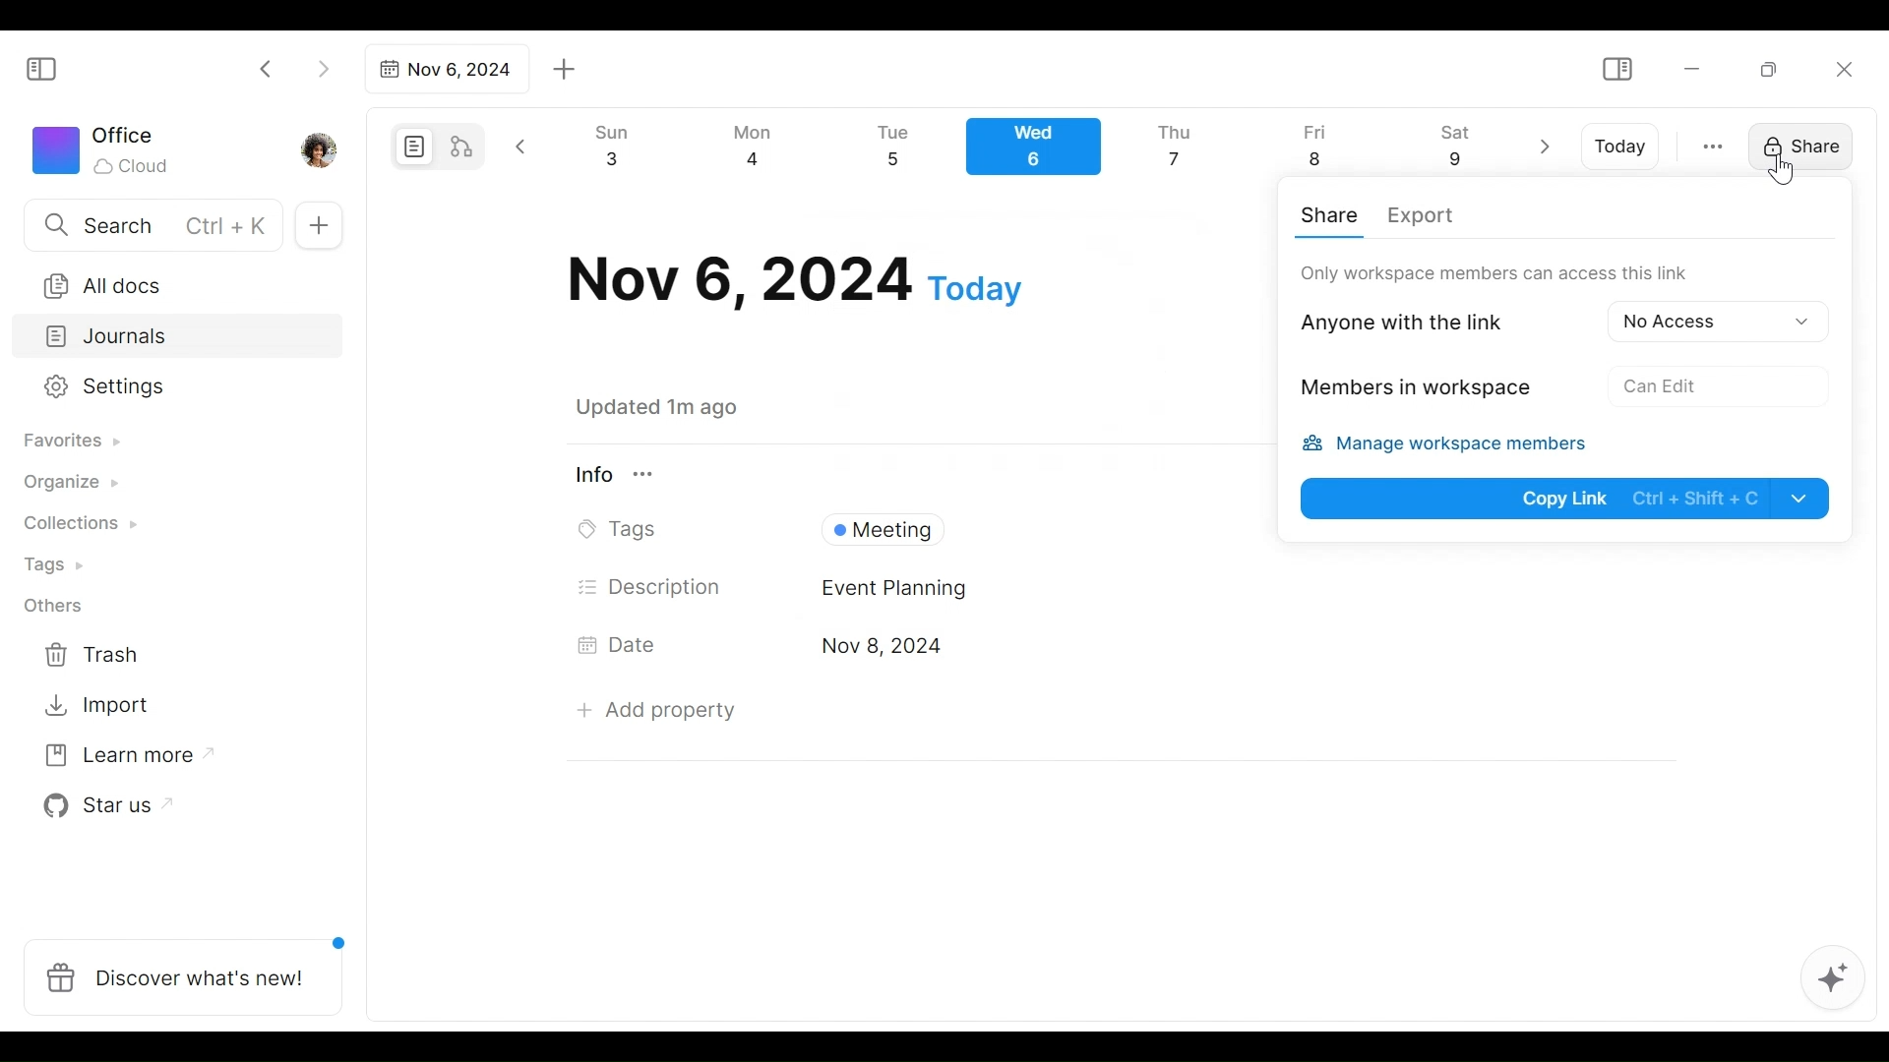 This screenshot has width=1889, height=1062. What do you see at coordinates (151, 224) in the screenshot?
I see `Search` at bounding box center [151, 224].